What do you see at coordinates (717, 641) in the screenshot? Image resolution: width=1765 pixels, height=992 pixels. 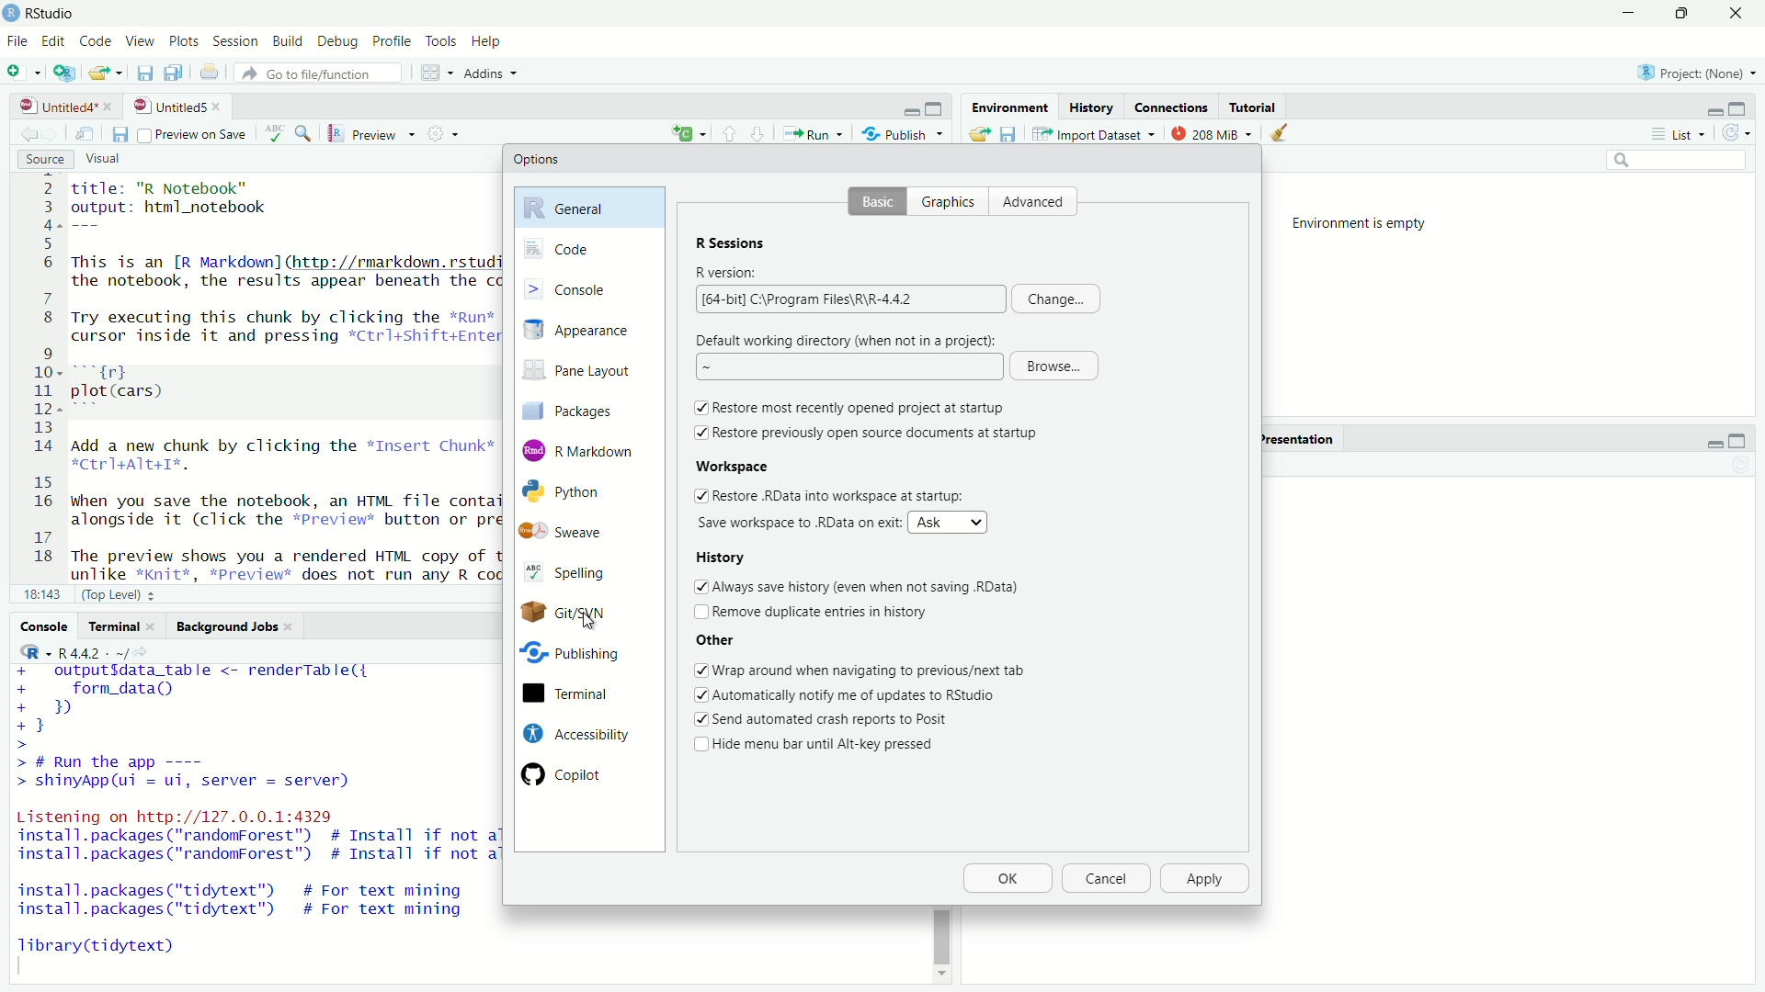 I see `Other` at bounding box center [717, 641].